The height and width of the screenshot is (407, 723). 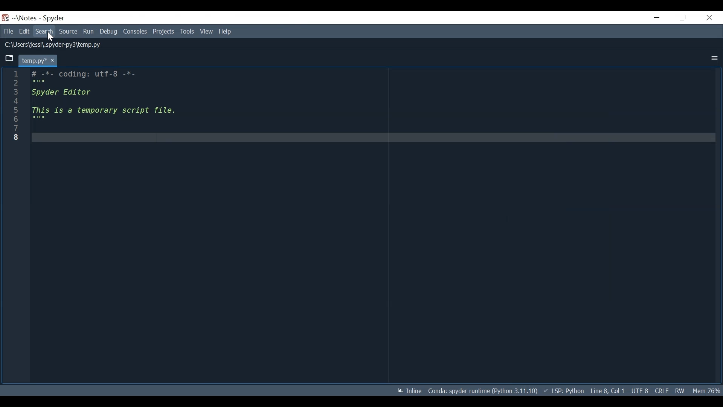 I want to click on Search, so click(x=40, y=31).